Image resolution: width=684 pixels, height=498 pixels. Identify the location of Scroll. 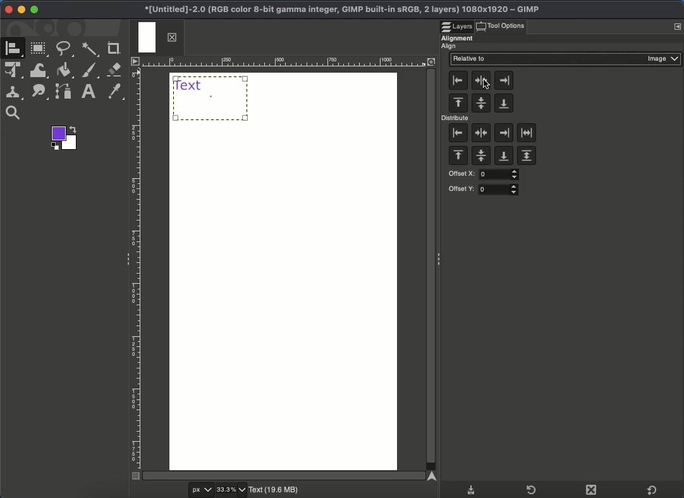
(286, 475).